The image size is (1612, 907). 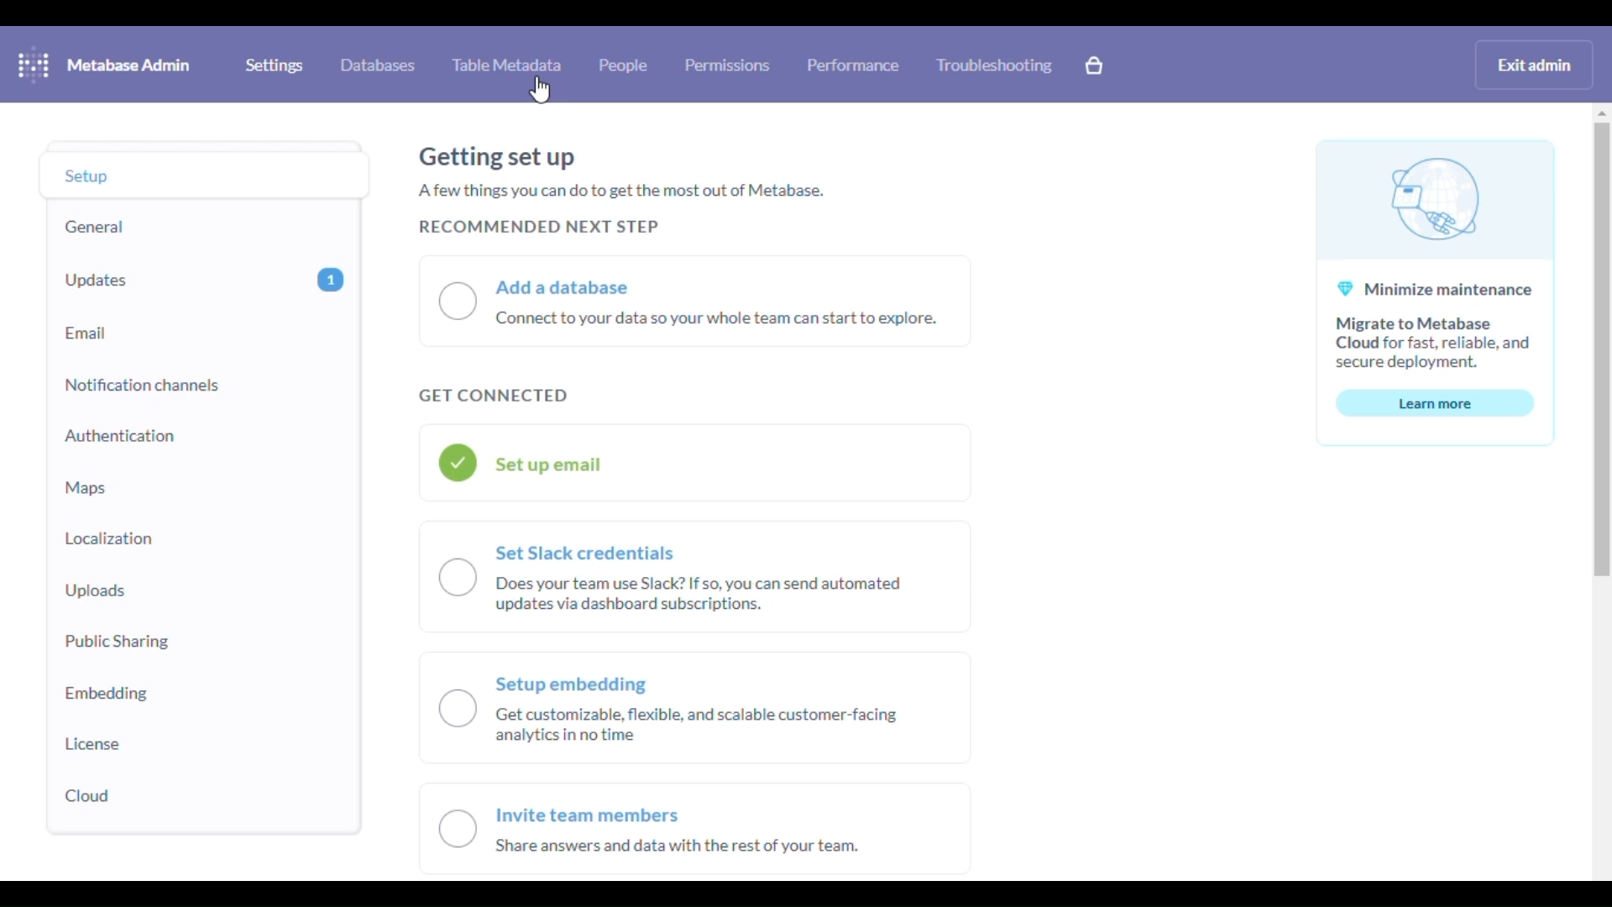 I want to click on email, so click(x=86, y=335).